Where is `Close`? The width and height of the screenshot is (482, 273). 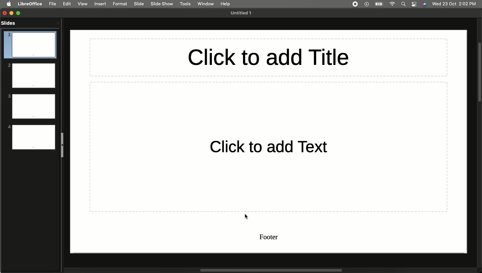 Close is located at coordinates (58, 23).